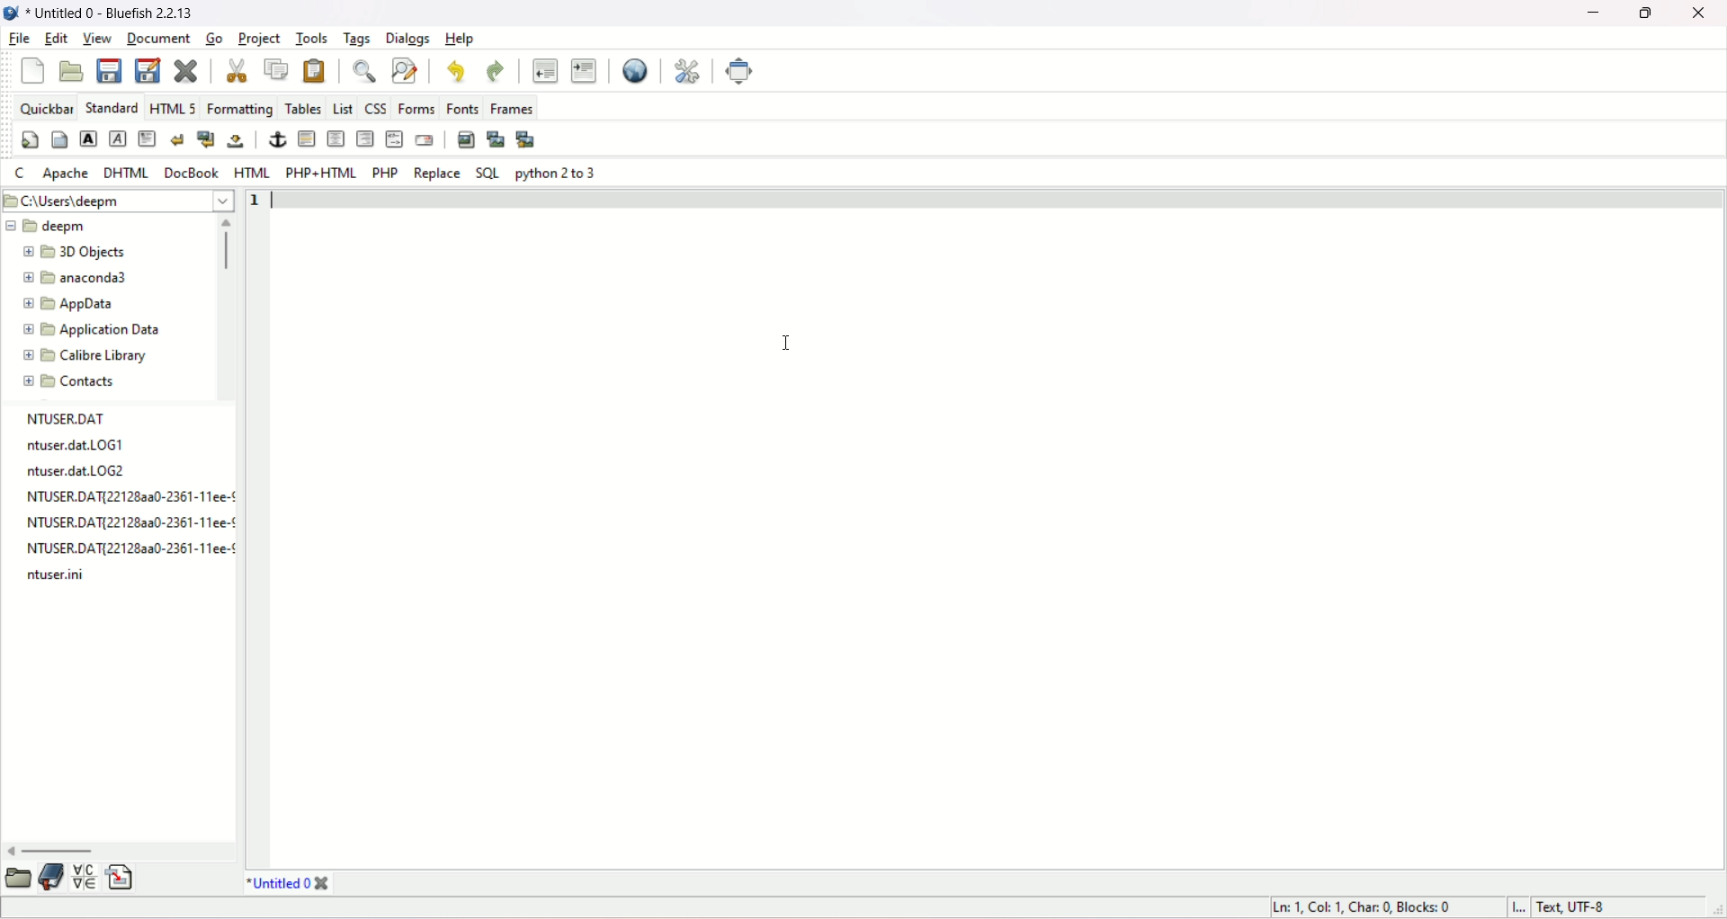  Describe the element at coordinates (395, 138) in the screenshot. I see `html comment` at that location.